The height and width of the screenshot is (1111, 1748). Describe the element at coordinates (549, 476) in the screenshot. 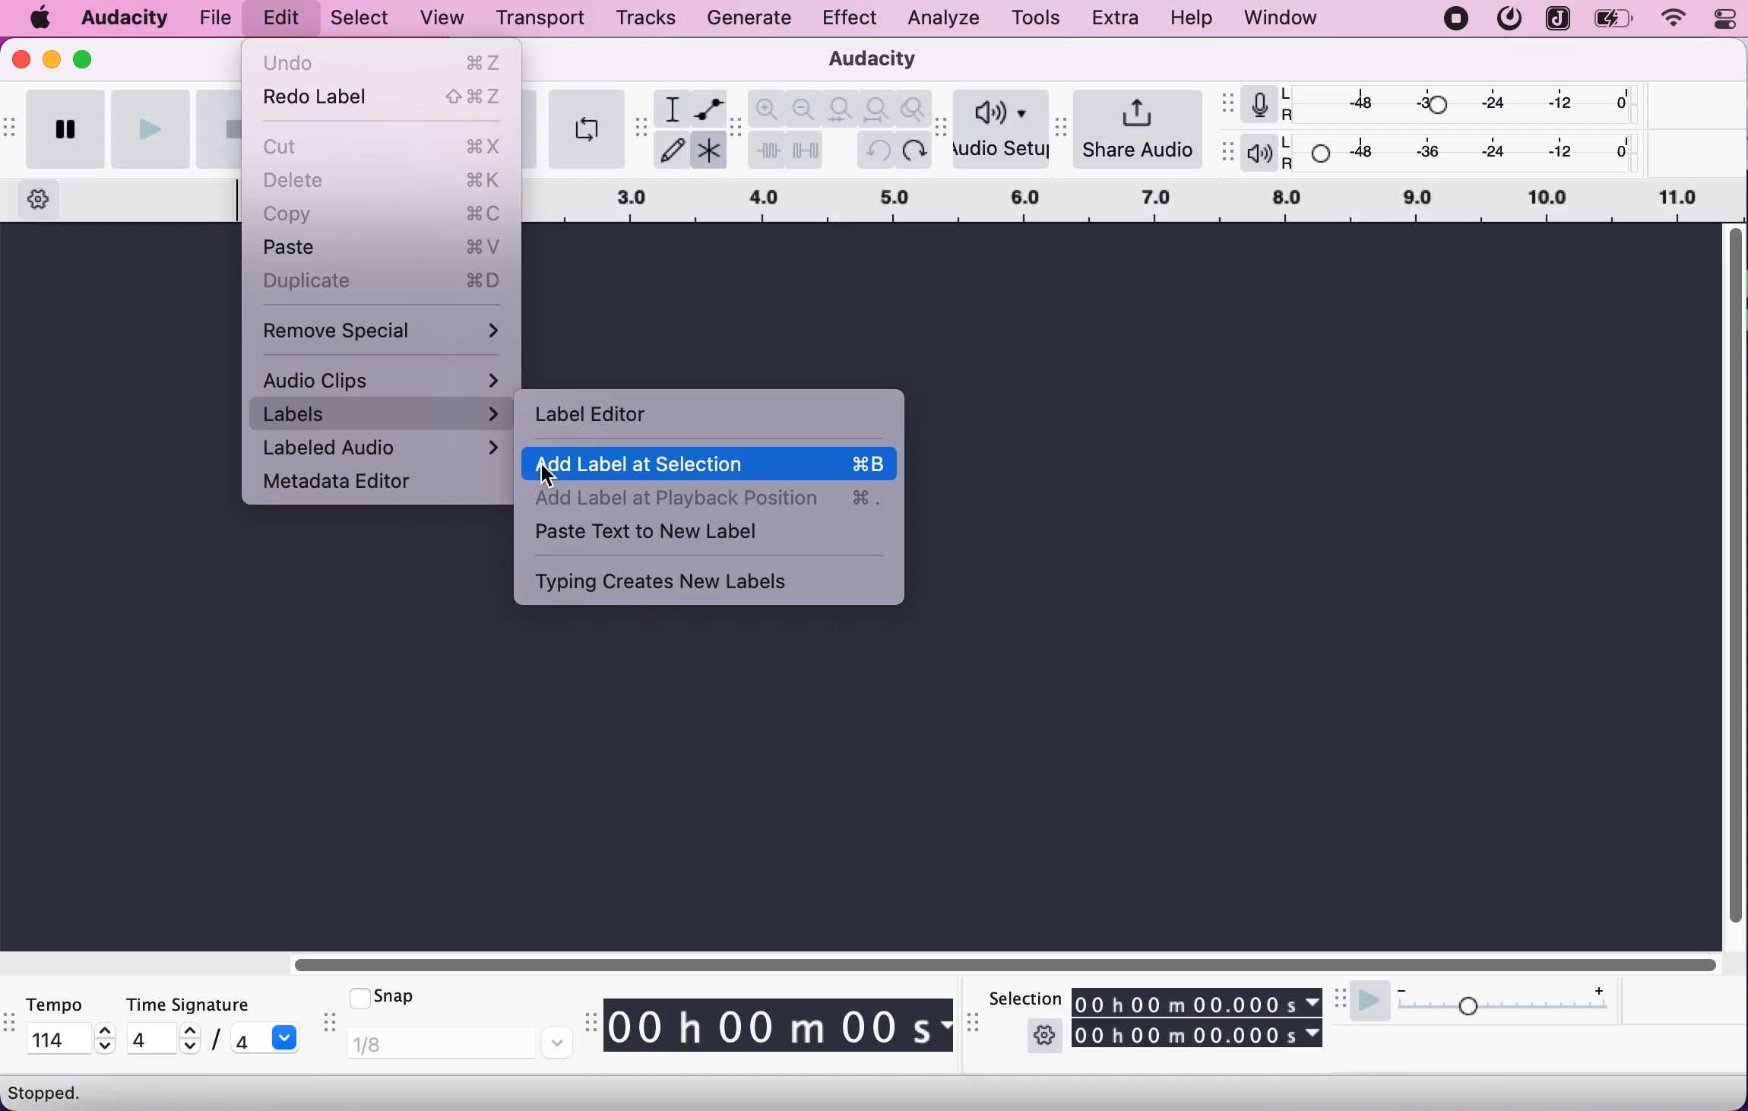

I see `cursor` at that location.